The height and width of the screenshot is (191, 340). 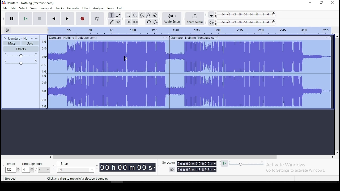 I want to click on tools, so click(x=110, y=8).